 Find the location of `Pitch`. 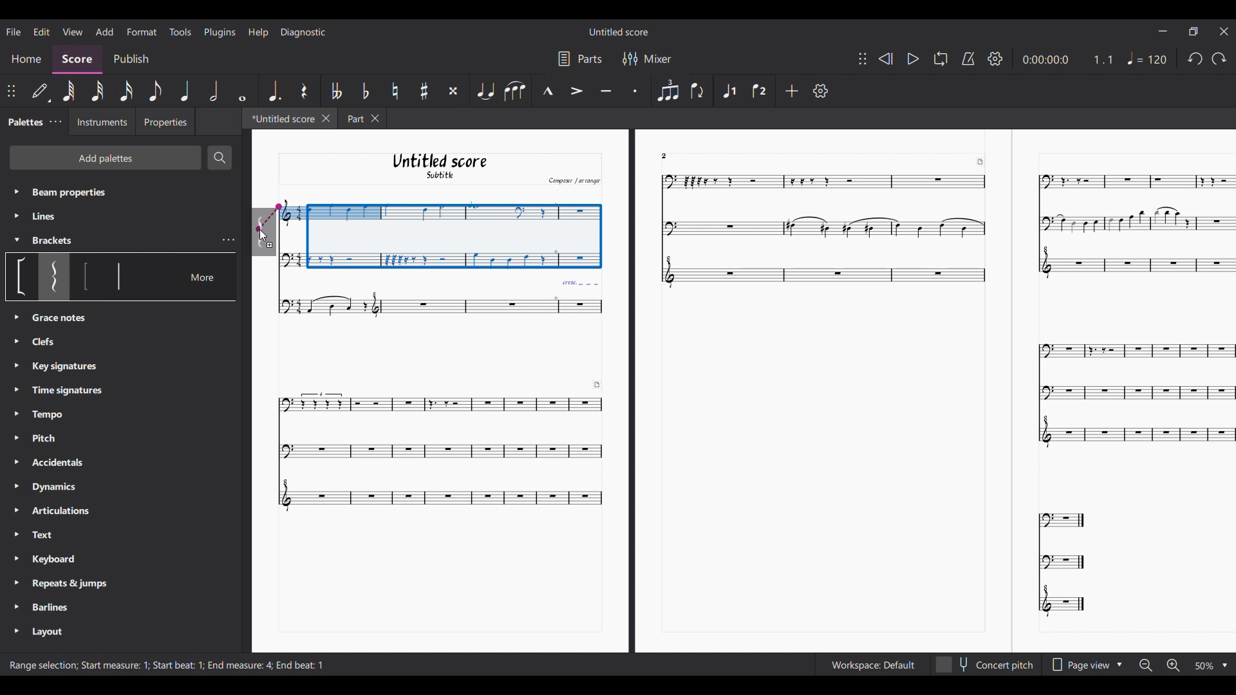

Pitch is located at coordinates (52, 440).